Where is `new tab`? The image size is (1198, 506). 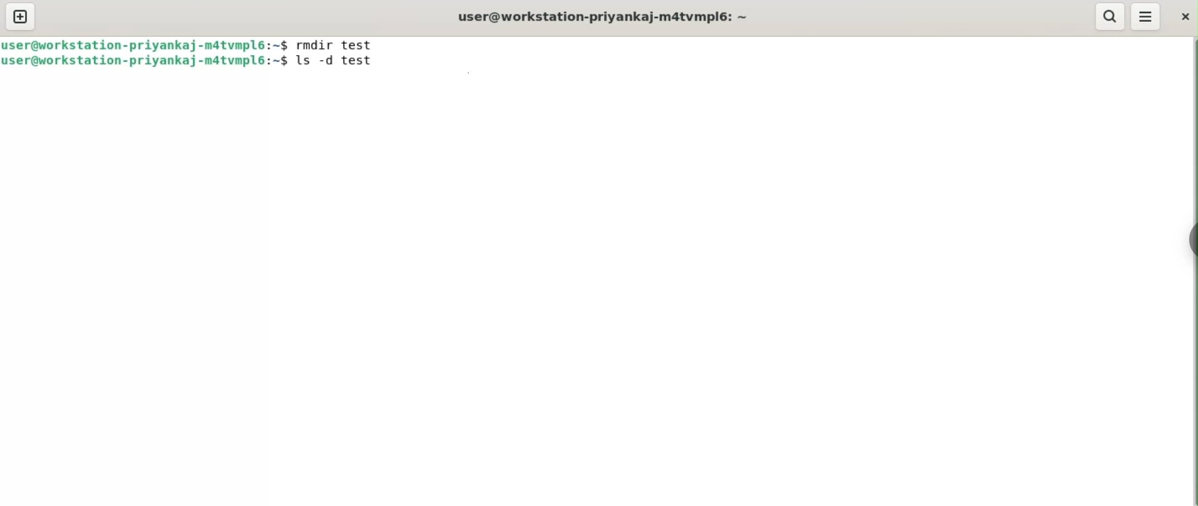 new tab is located at coordinates (22, 17).